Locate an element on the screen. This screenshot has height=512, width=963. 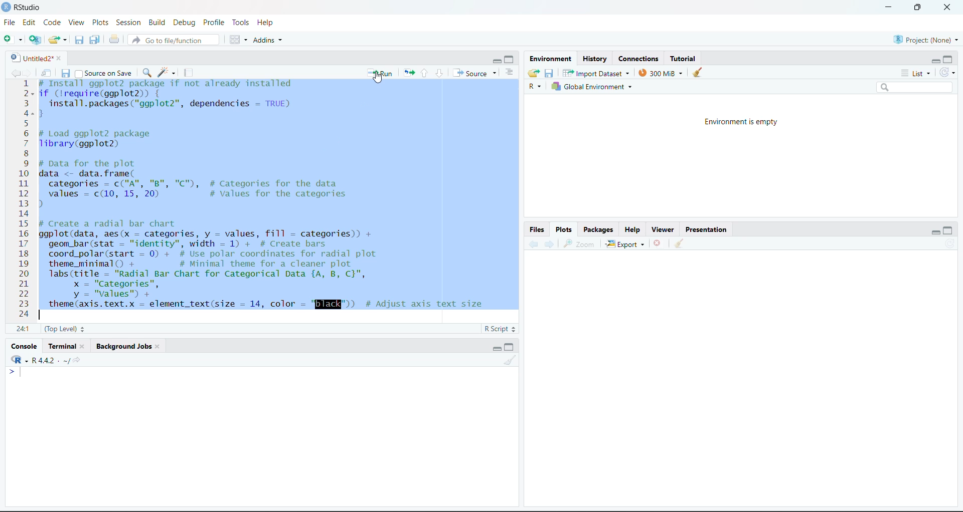
workspace pane is located at coordinates (238, 40).